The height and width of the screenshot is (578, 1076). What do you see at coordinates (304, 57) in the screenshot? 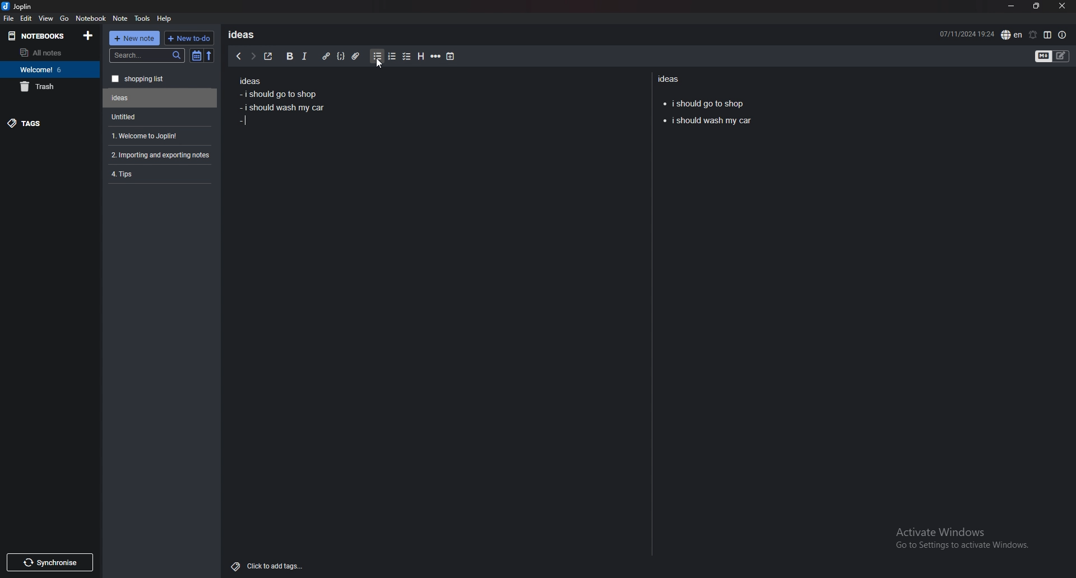
I see `italic` at bounding box center [304, 57].